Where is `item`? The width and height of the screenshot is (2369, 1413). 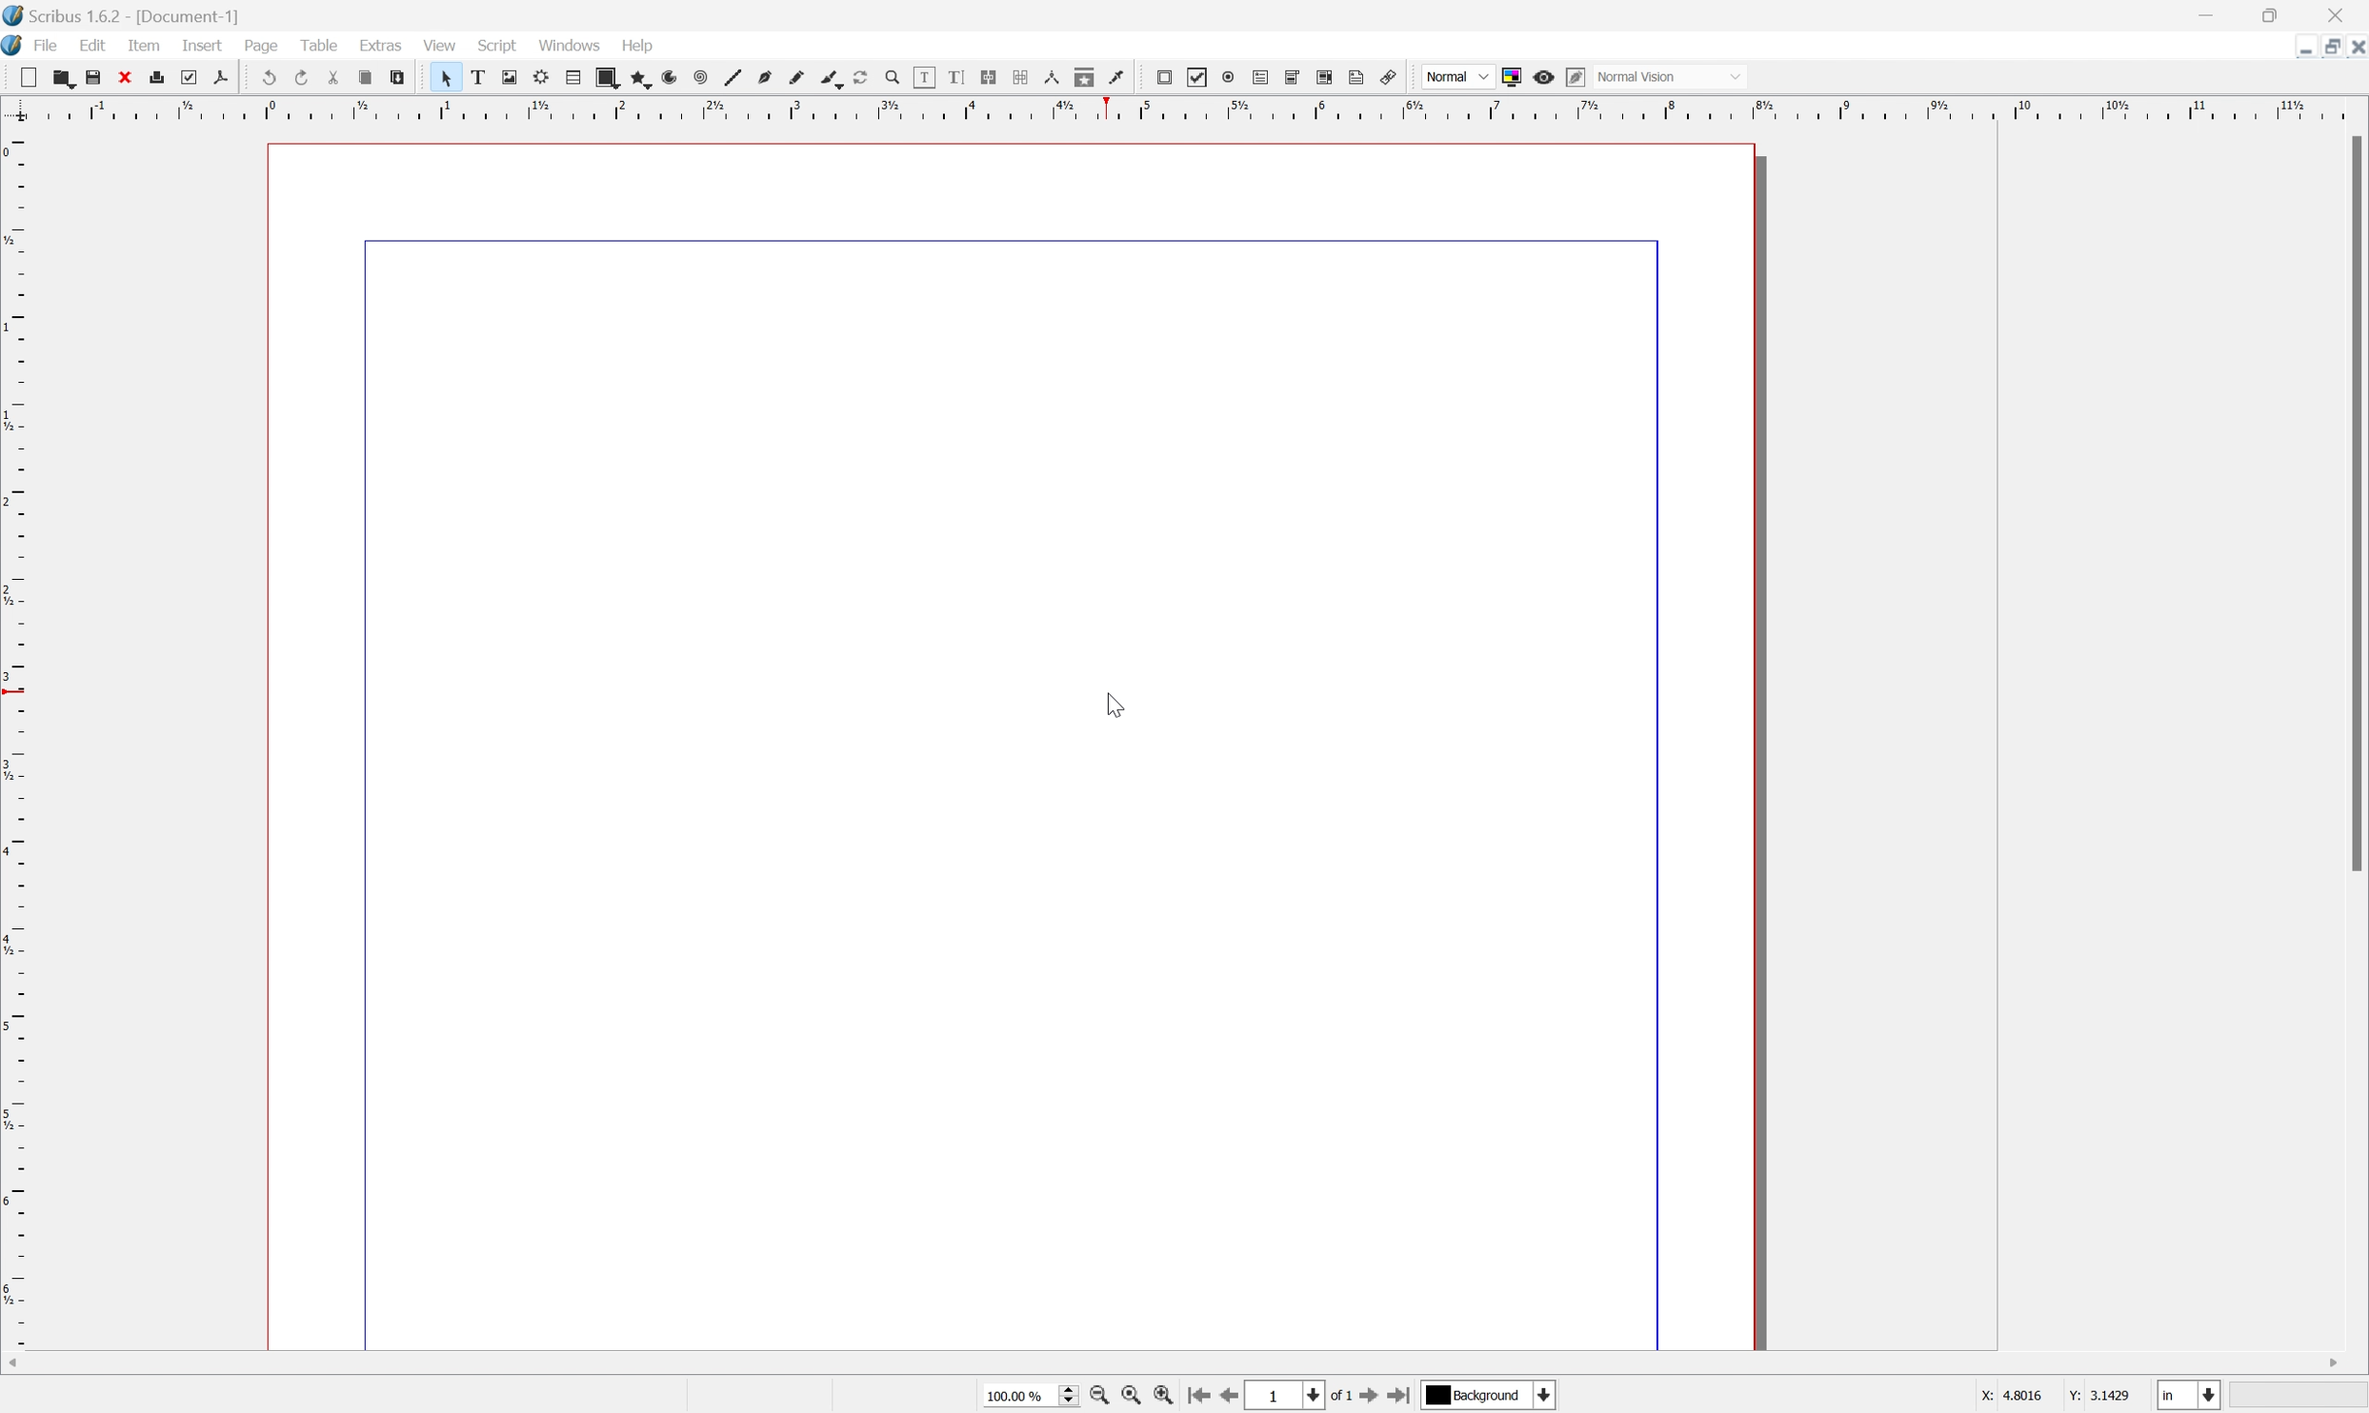
item is located at coordinates (142, 46).